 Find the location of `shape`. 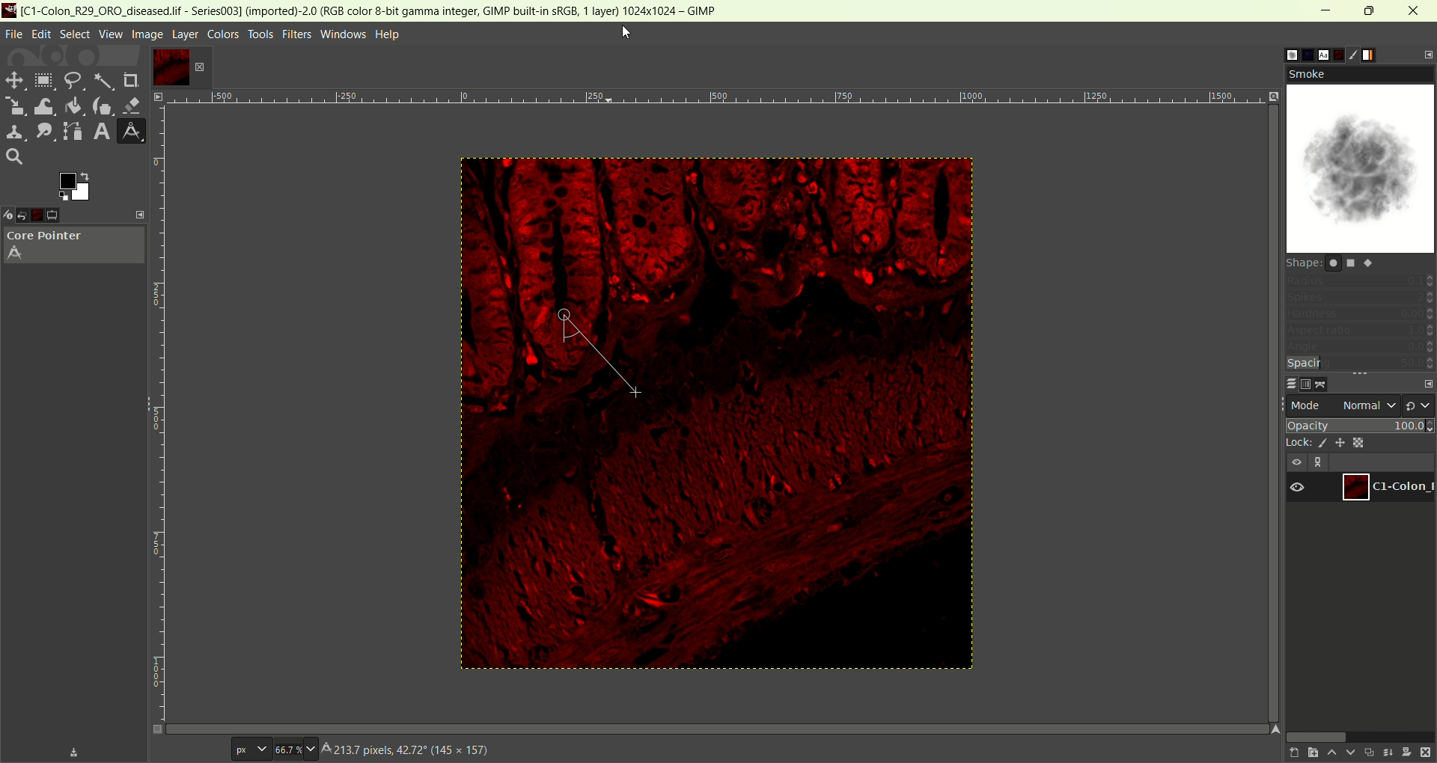

shape is located at coordinates (1334, 262).